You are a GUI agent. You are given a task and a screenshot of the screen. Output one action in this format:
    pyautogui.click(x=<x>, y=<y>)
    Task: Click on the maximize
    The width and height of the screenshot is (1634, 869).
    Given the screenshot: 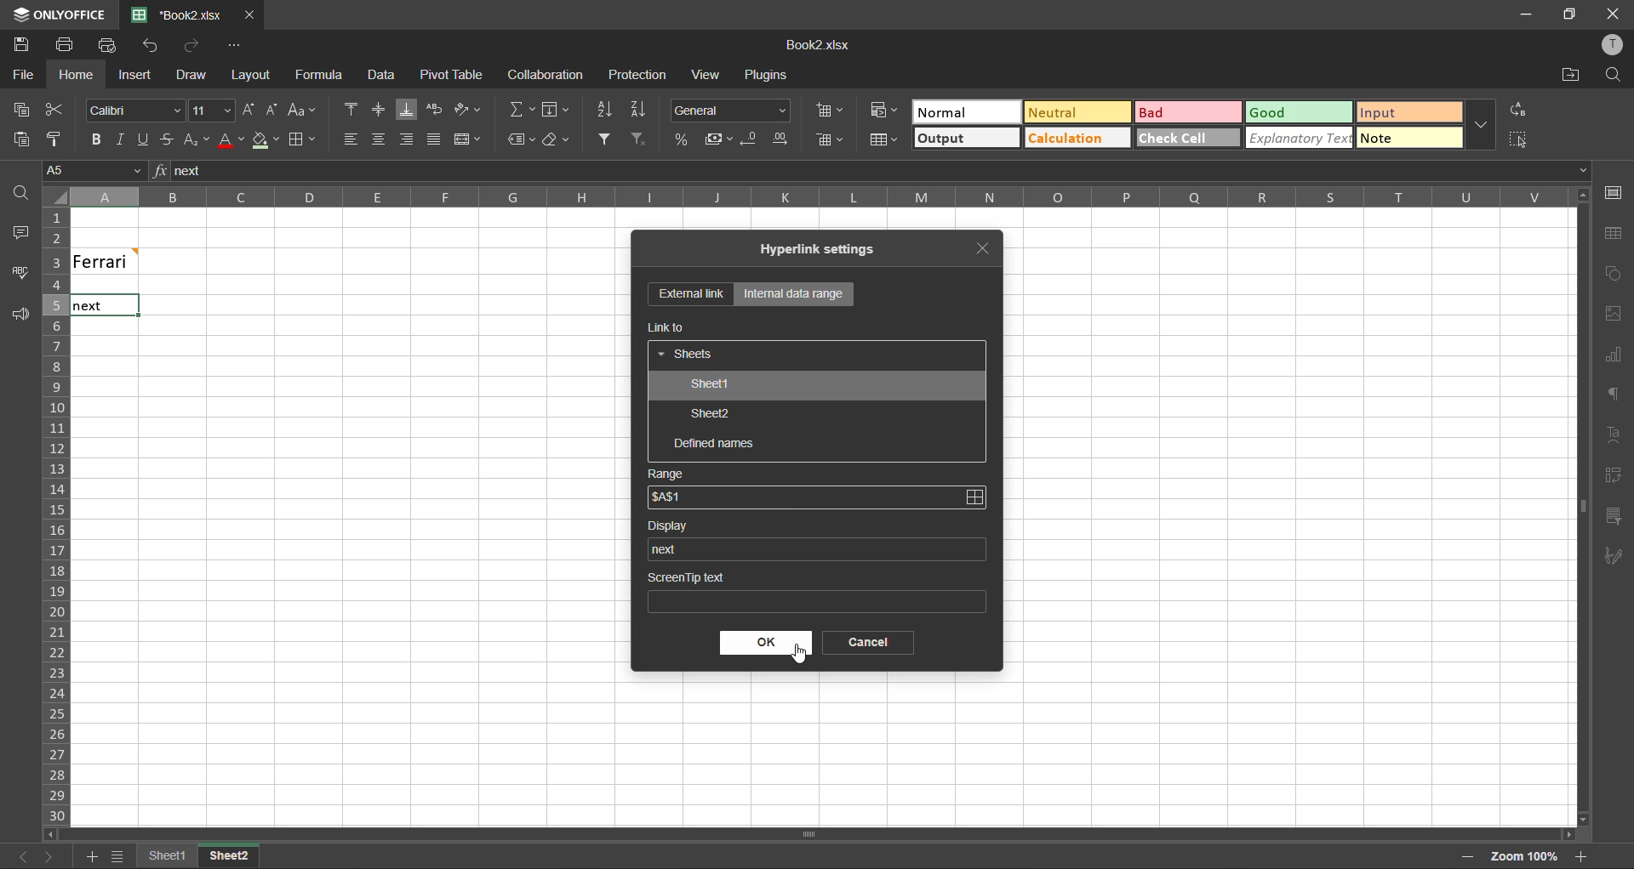 What is the action you would take?
    pyautogui.click(x=1567, y=14)
    